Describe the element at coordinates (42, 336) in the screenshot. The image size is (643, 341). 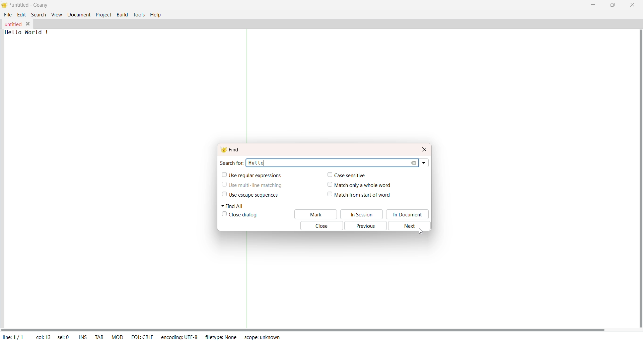
I see `Col: 13` at that location.